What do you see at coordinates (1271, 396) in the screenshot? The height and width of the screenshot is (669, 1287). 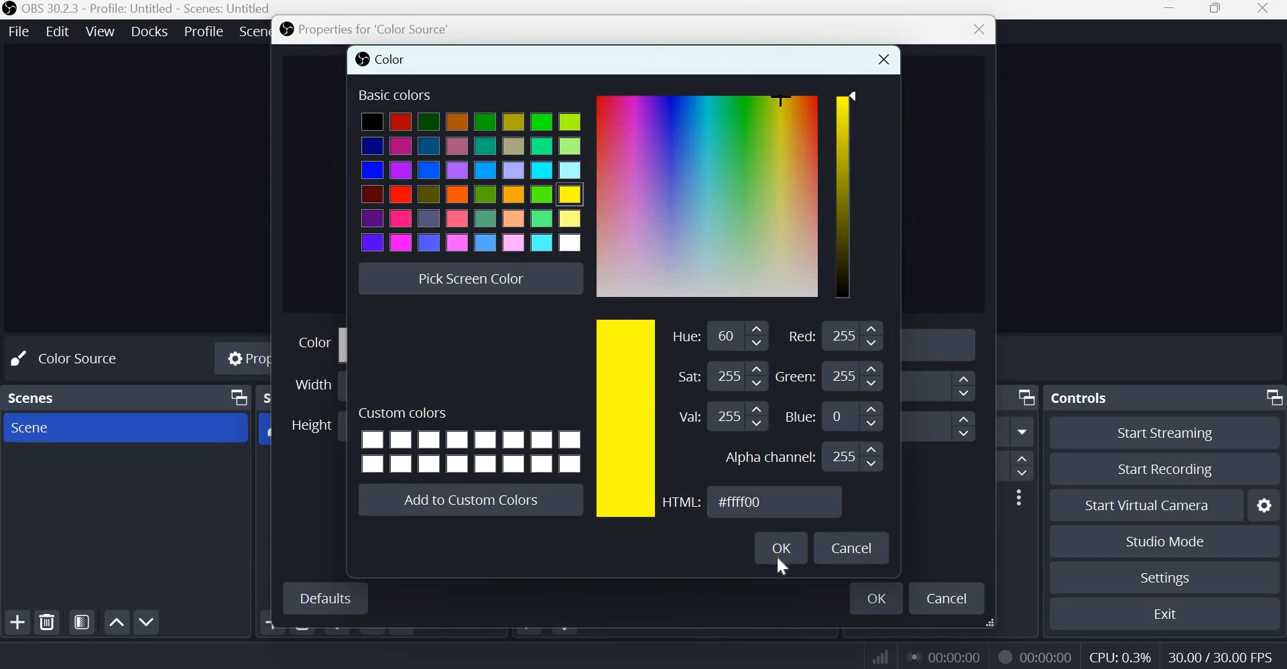 I see `Dock Options icon` at bounding box center [1271, 396].